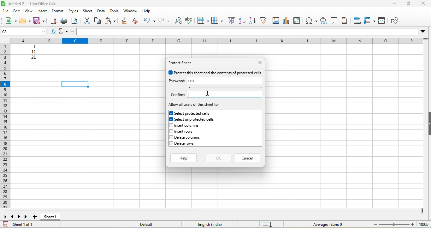 This screenshot has width=431, height=228. I want to click on english, so click(214, 224).